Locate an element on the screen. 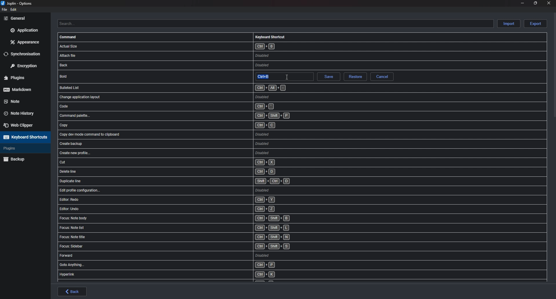 The width and height of the screenshot is (556, 299). shortcut is located at coordinates (172, 87).